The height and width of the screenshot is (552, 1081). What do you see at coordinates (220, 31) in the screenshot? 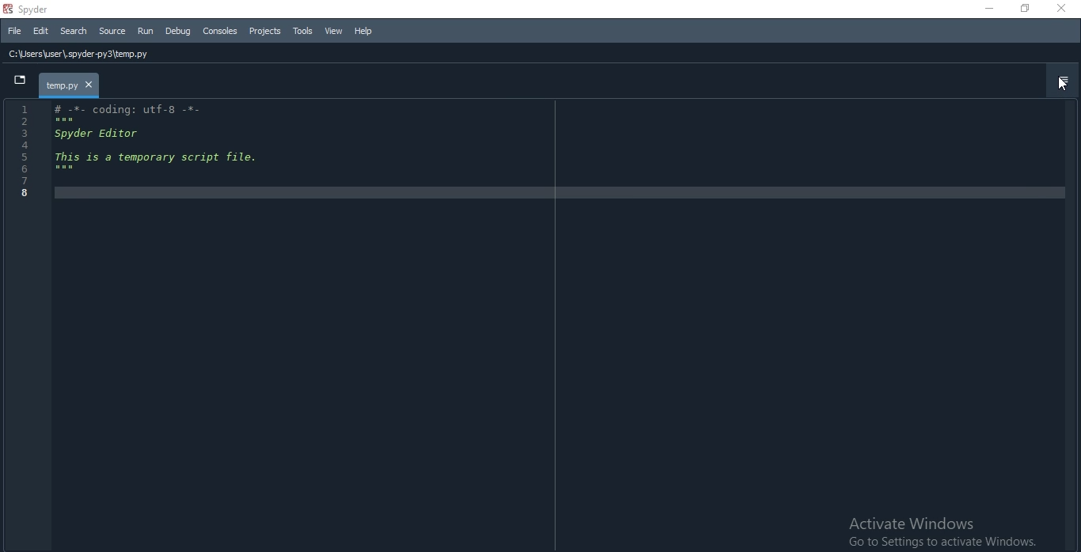
I see `Consoles` at bounding box center [220, 31].